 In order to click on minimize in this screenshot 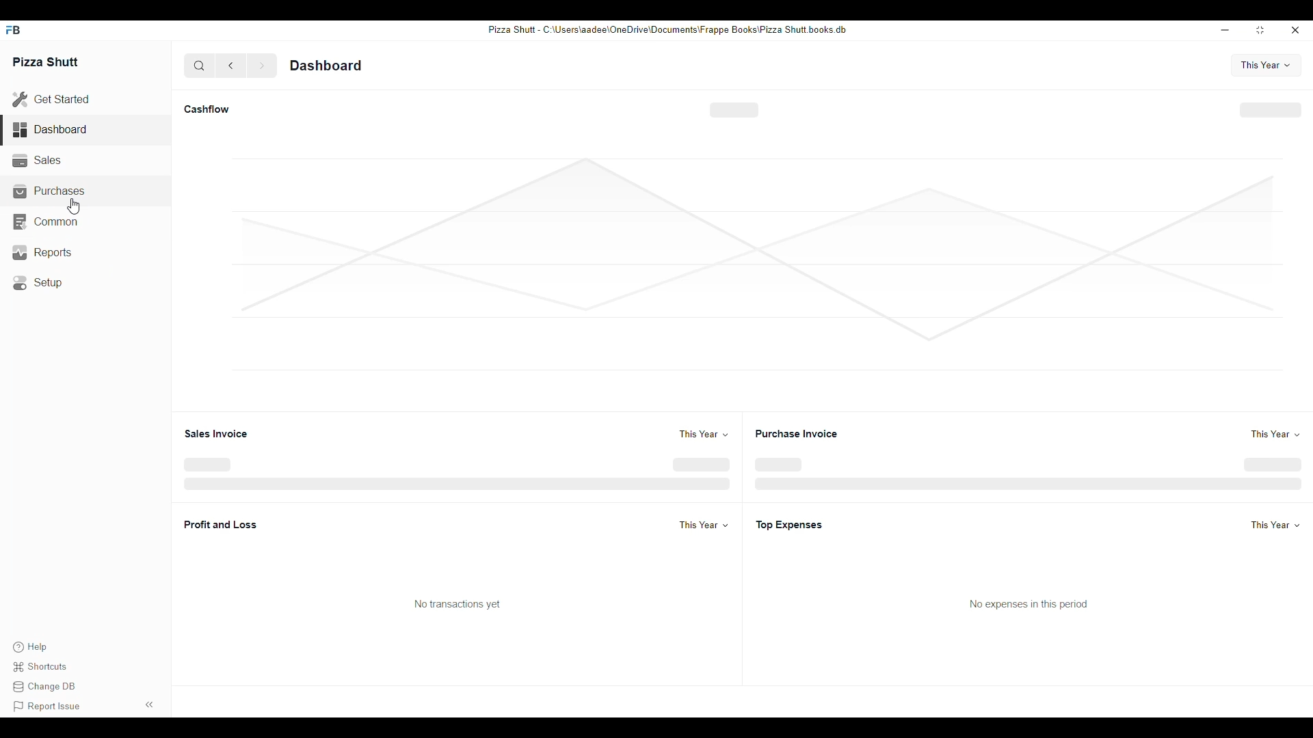, I will do `click(1225, 29)`.